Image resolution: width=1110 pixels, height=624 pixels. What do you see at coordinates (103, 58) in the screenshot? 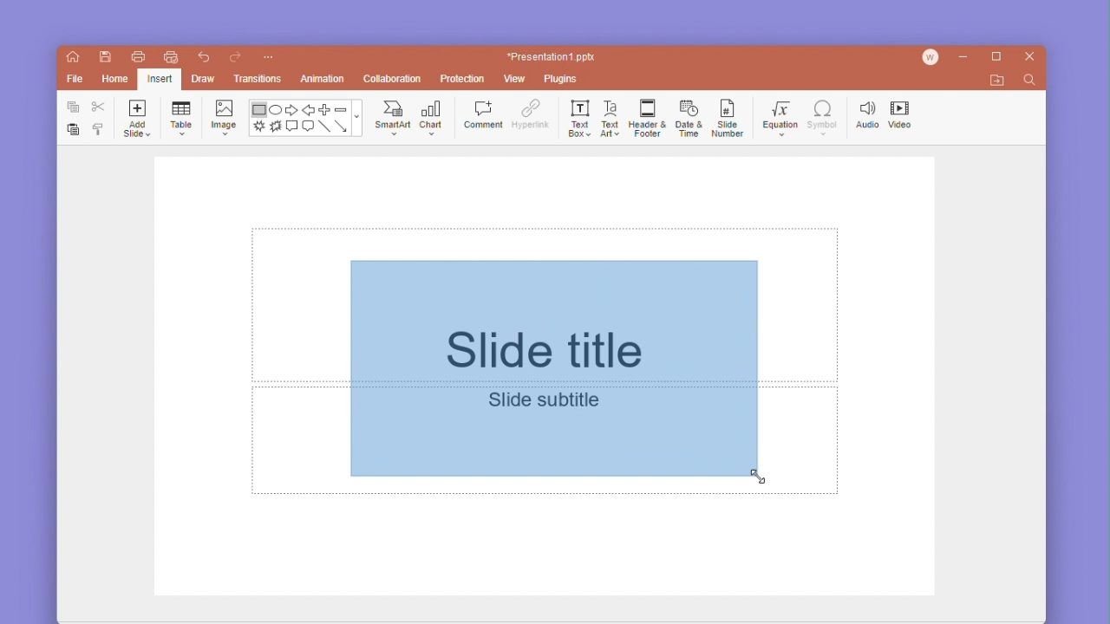
I see `save` at bounding box center [103, 58].